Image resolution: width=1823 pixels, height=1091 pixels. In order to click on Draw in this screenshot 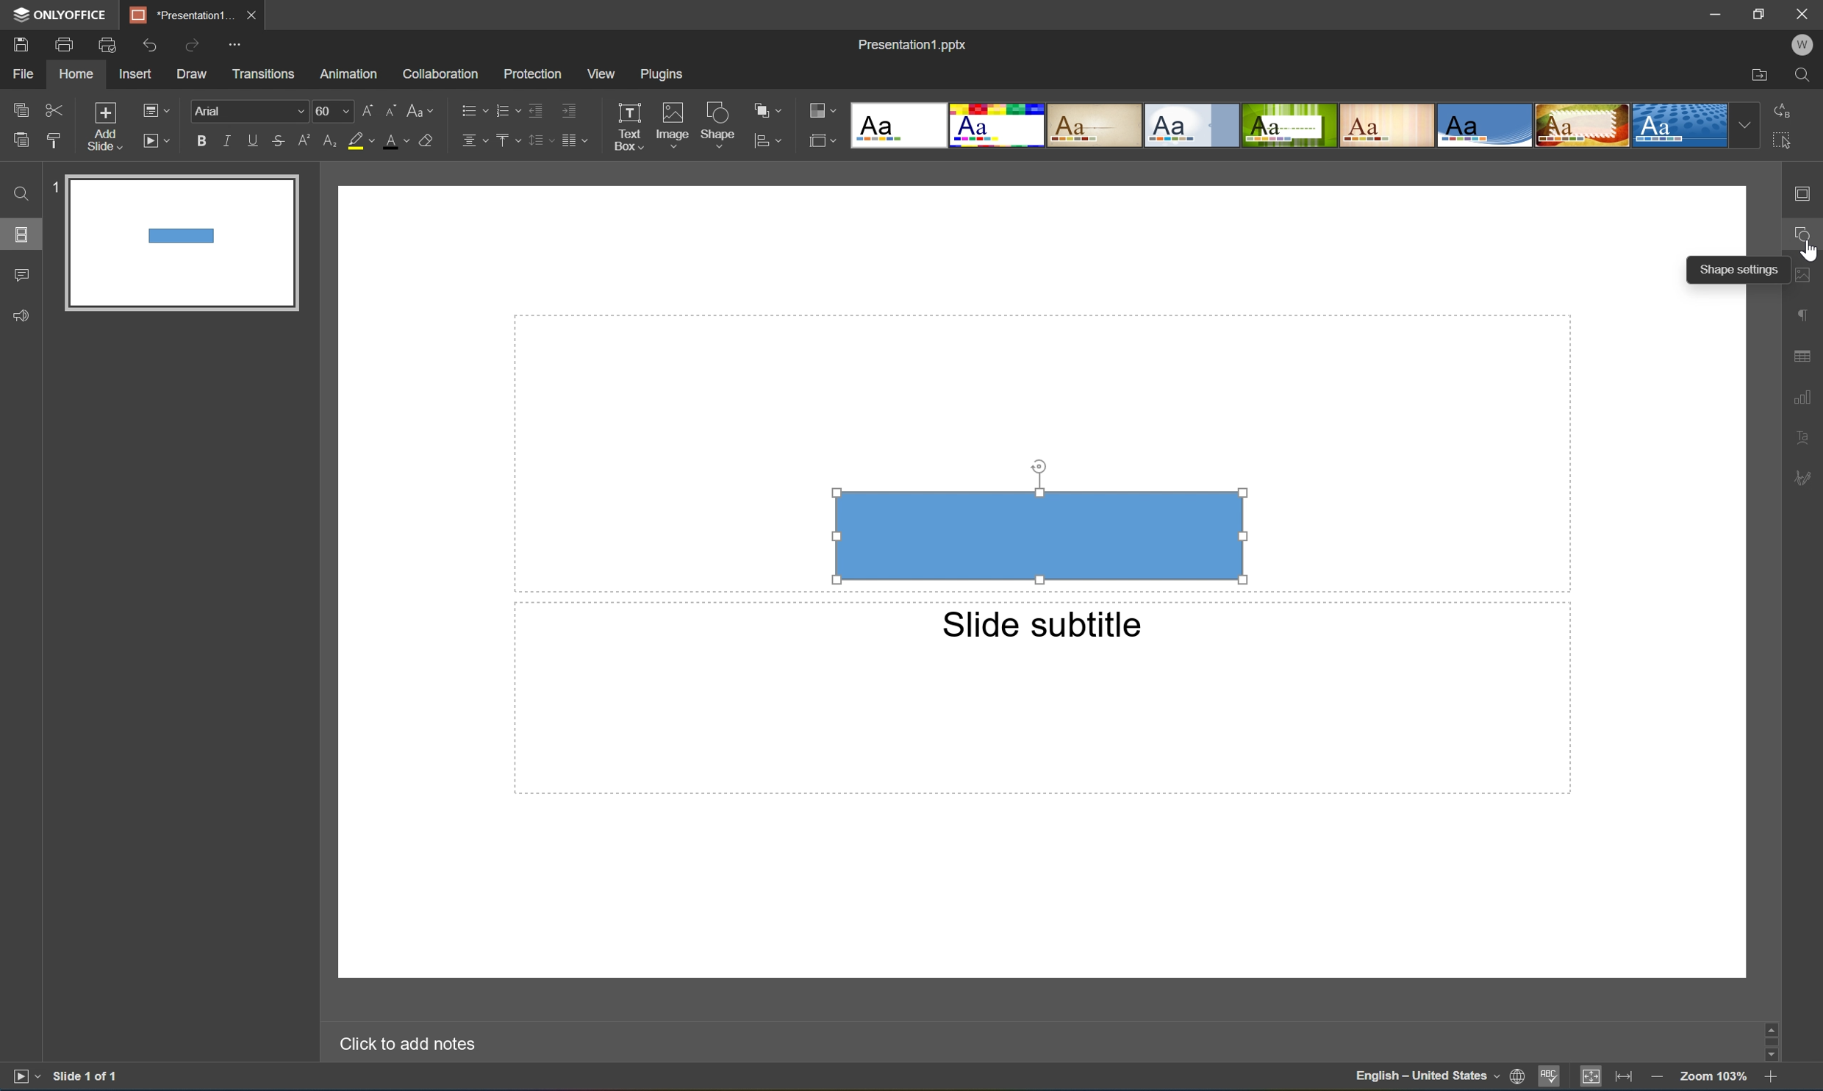, I will do `click(194, 75)`.